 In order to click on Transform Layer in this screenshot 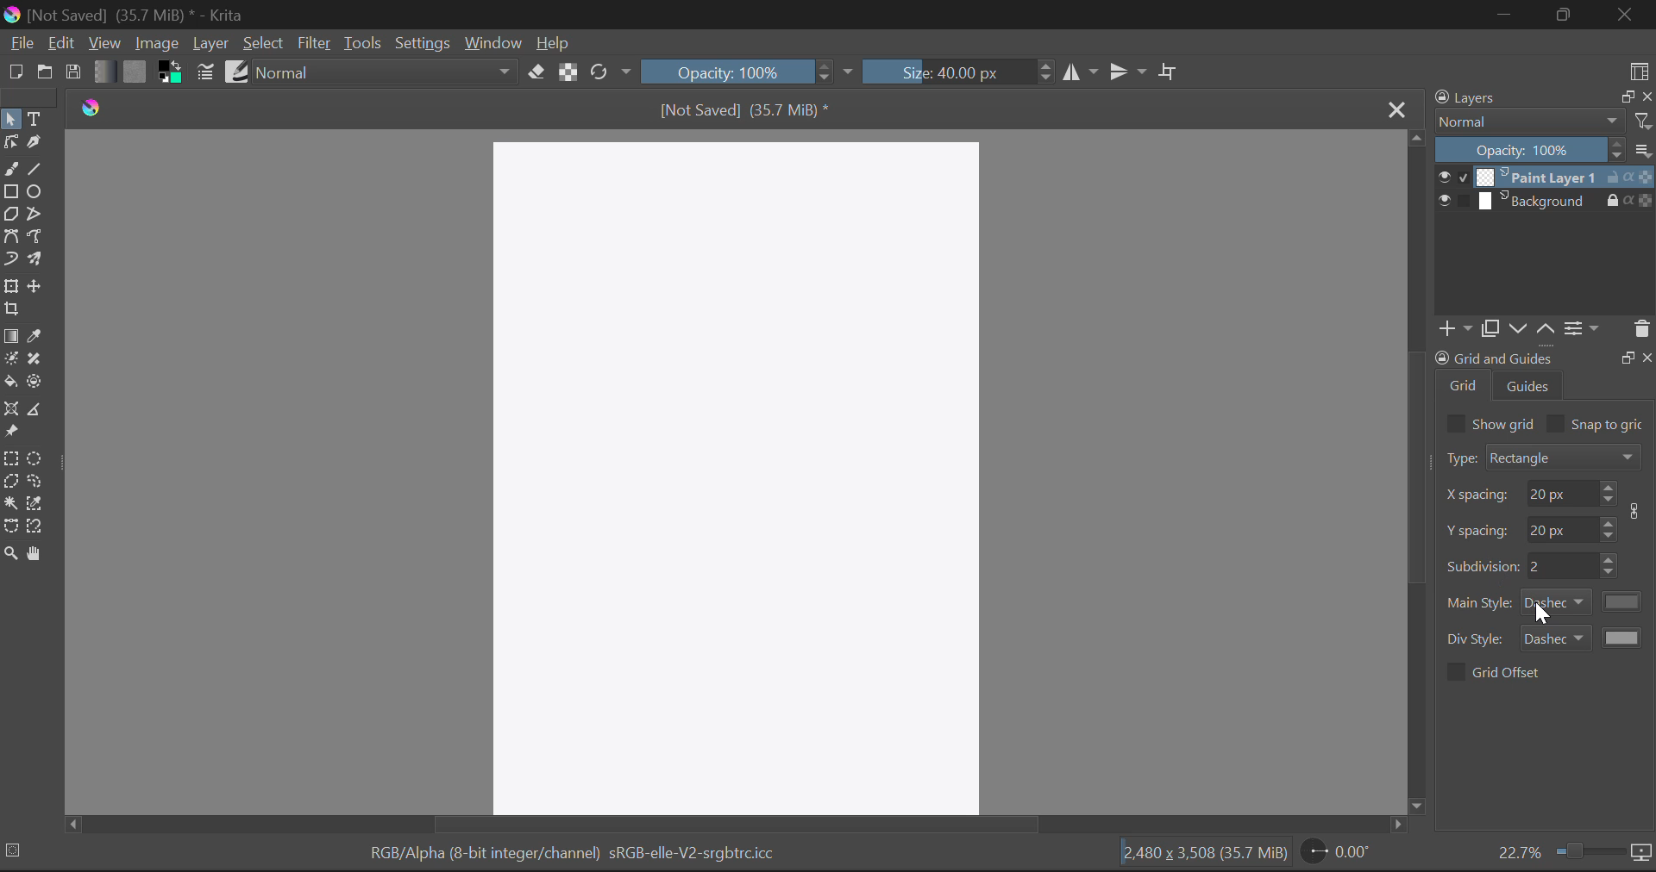, I will do `click(10, 287)`.